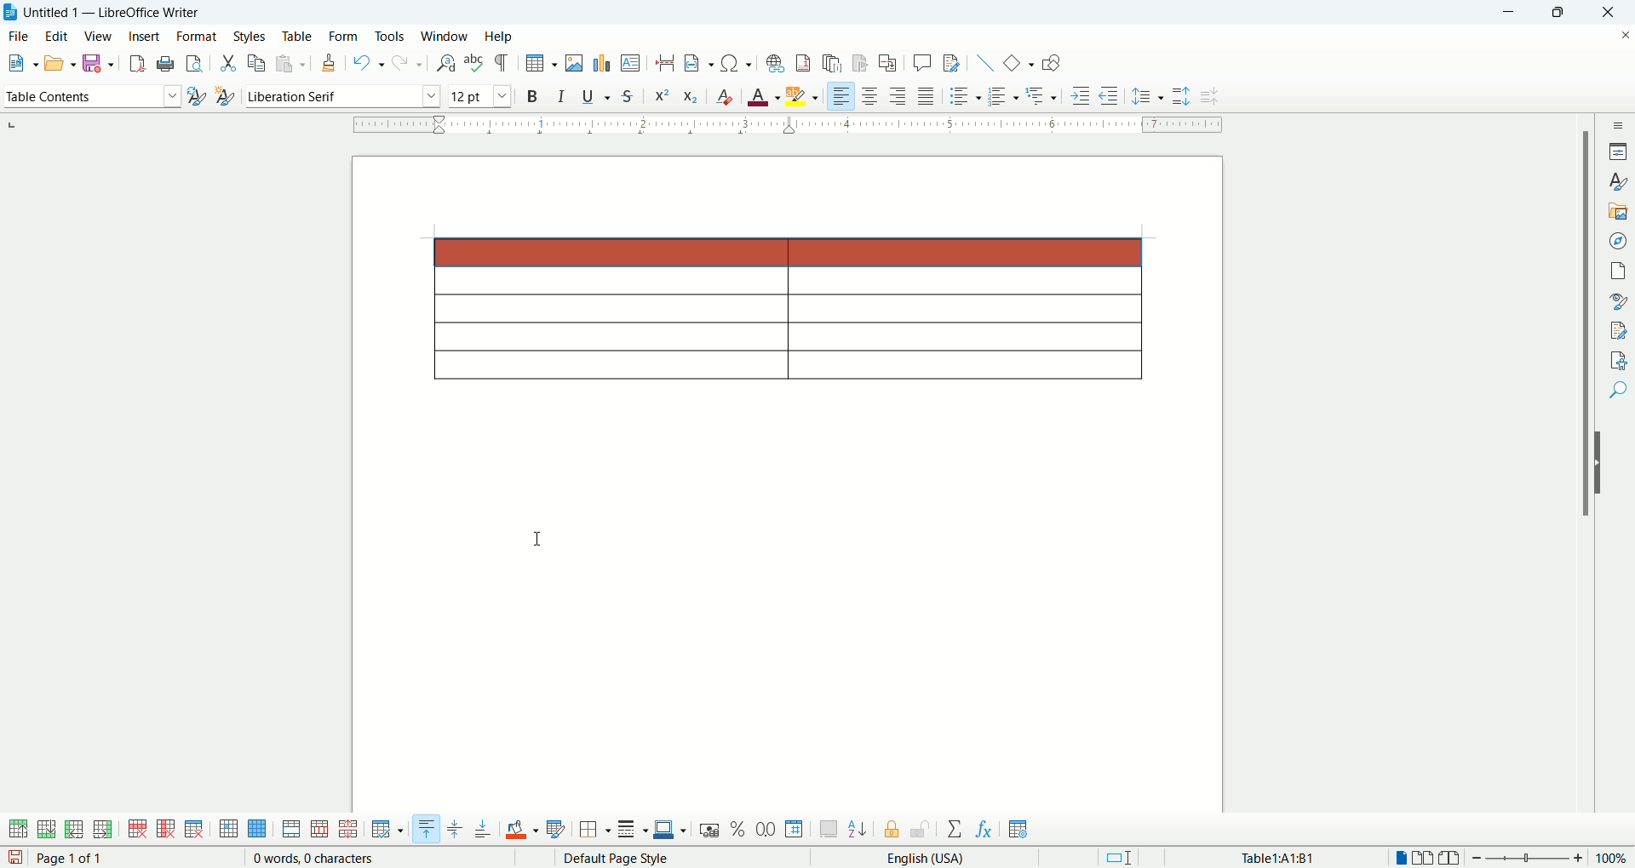 This screenshot has height=868, width=1635. I want to click on split table, so click(347, 830).